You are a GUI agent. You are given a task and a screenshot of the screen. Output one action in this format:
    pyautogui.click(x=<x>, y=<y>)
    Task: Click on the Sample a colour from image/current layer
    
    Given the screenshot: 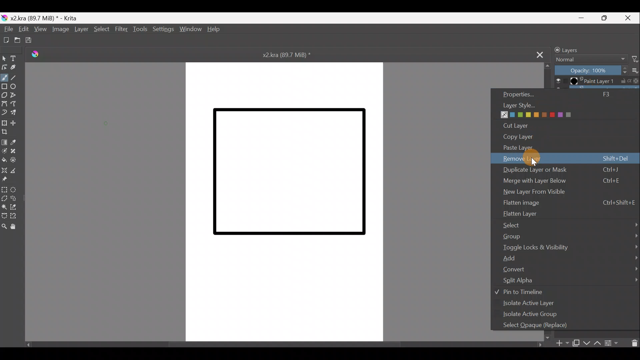 What is the action you would take?
    pyautogui.click(x=16, y=142)
    